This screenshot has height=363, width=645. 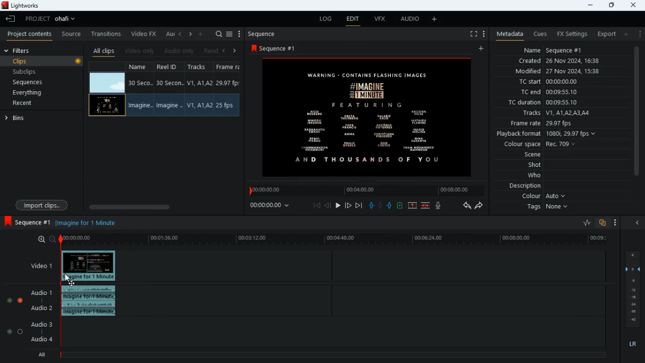 I want to click on backwards, so click(x=466, y=206).